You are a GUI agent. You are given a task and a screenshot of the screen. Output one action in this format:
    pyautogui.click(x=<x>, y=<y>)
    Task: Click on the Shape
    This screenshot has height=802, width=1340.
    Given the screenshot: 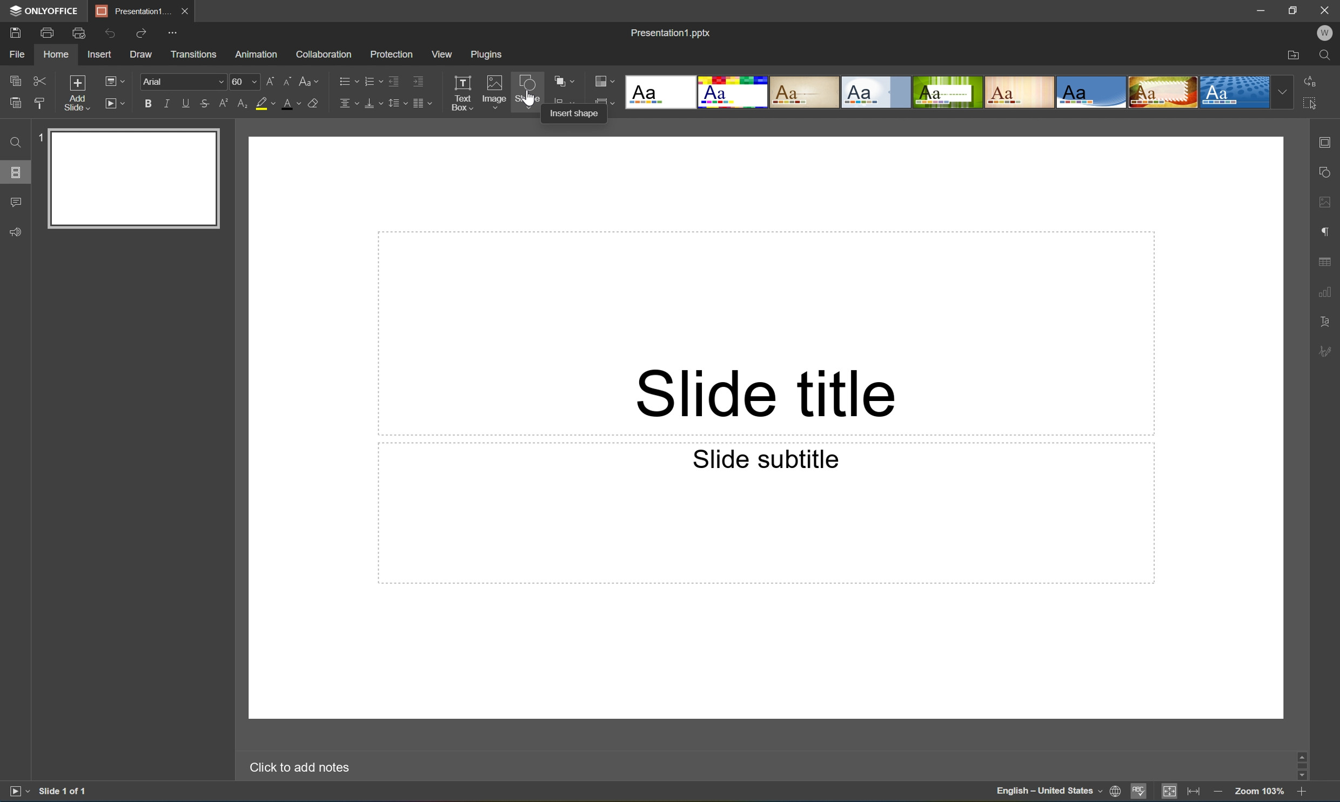 What is the action you would take?
    pyautogui.click(x=526, y=93)
    